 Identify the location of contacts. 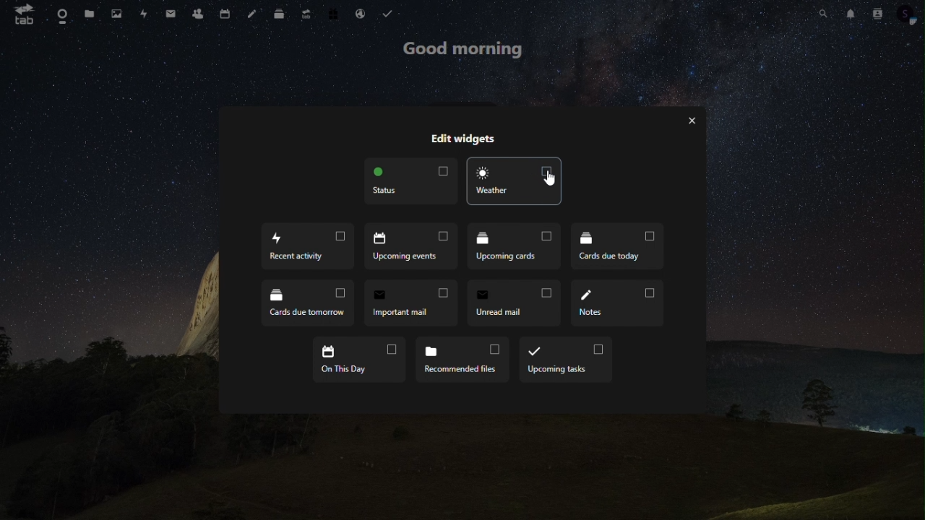
(197, 15).